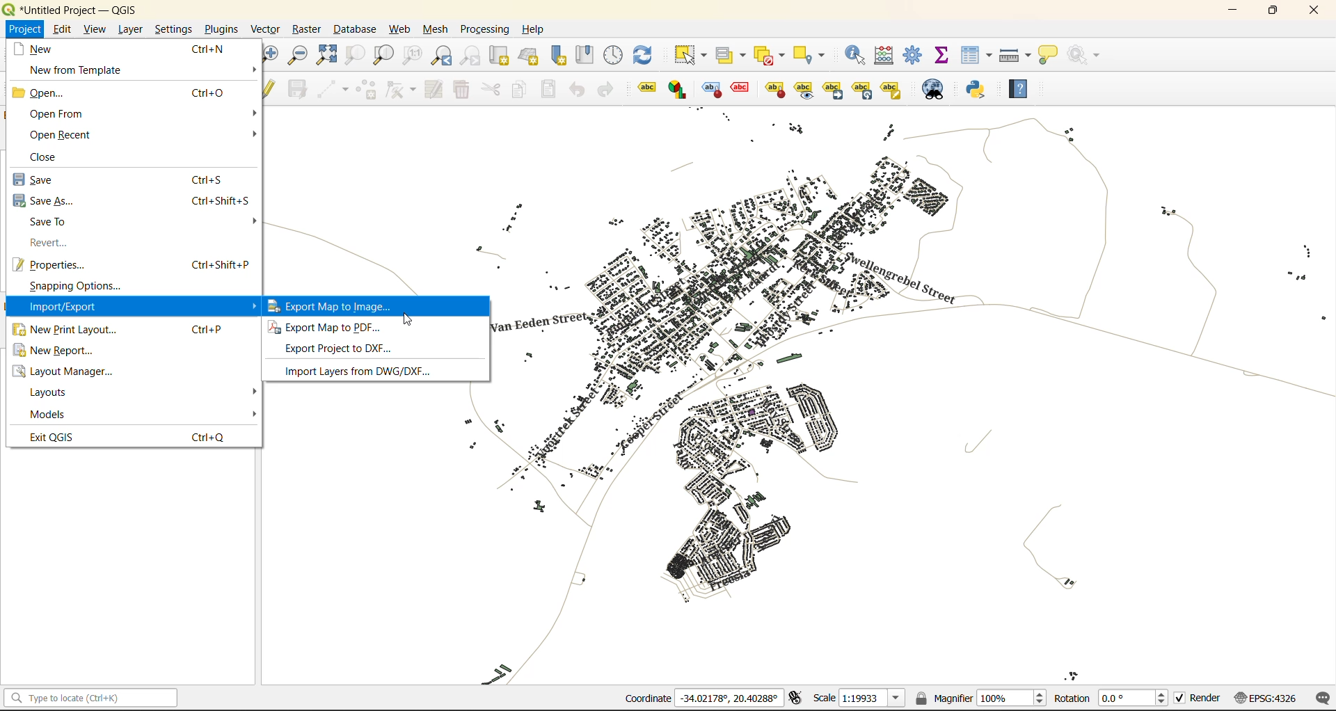 The image size is (1336, 711). I want to click on pin/unpin lable and diagram, so click(742, 89).